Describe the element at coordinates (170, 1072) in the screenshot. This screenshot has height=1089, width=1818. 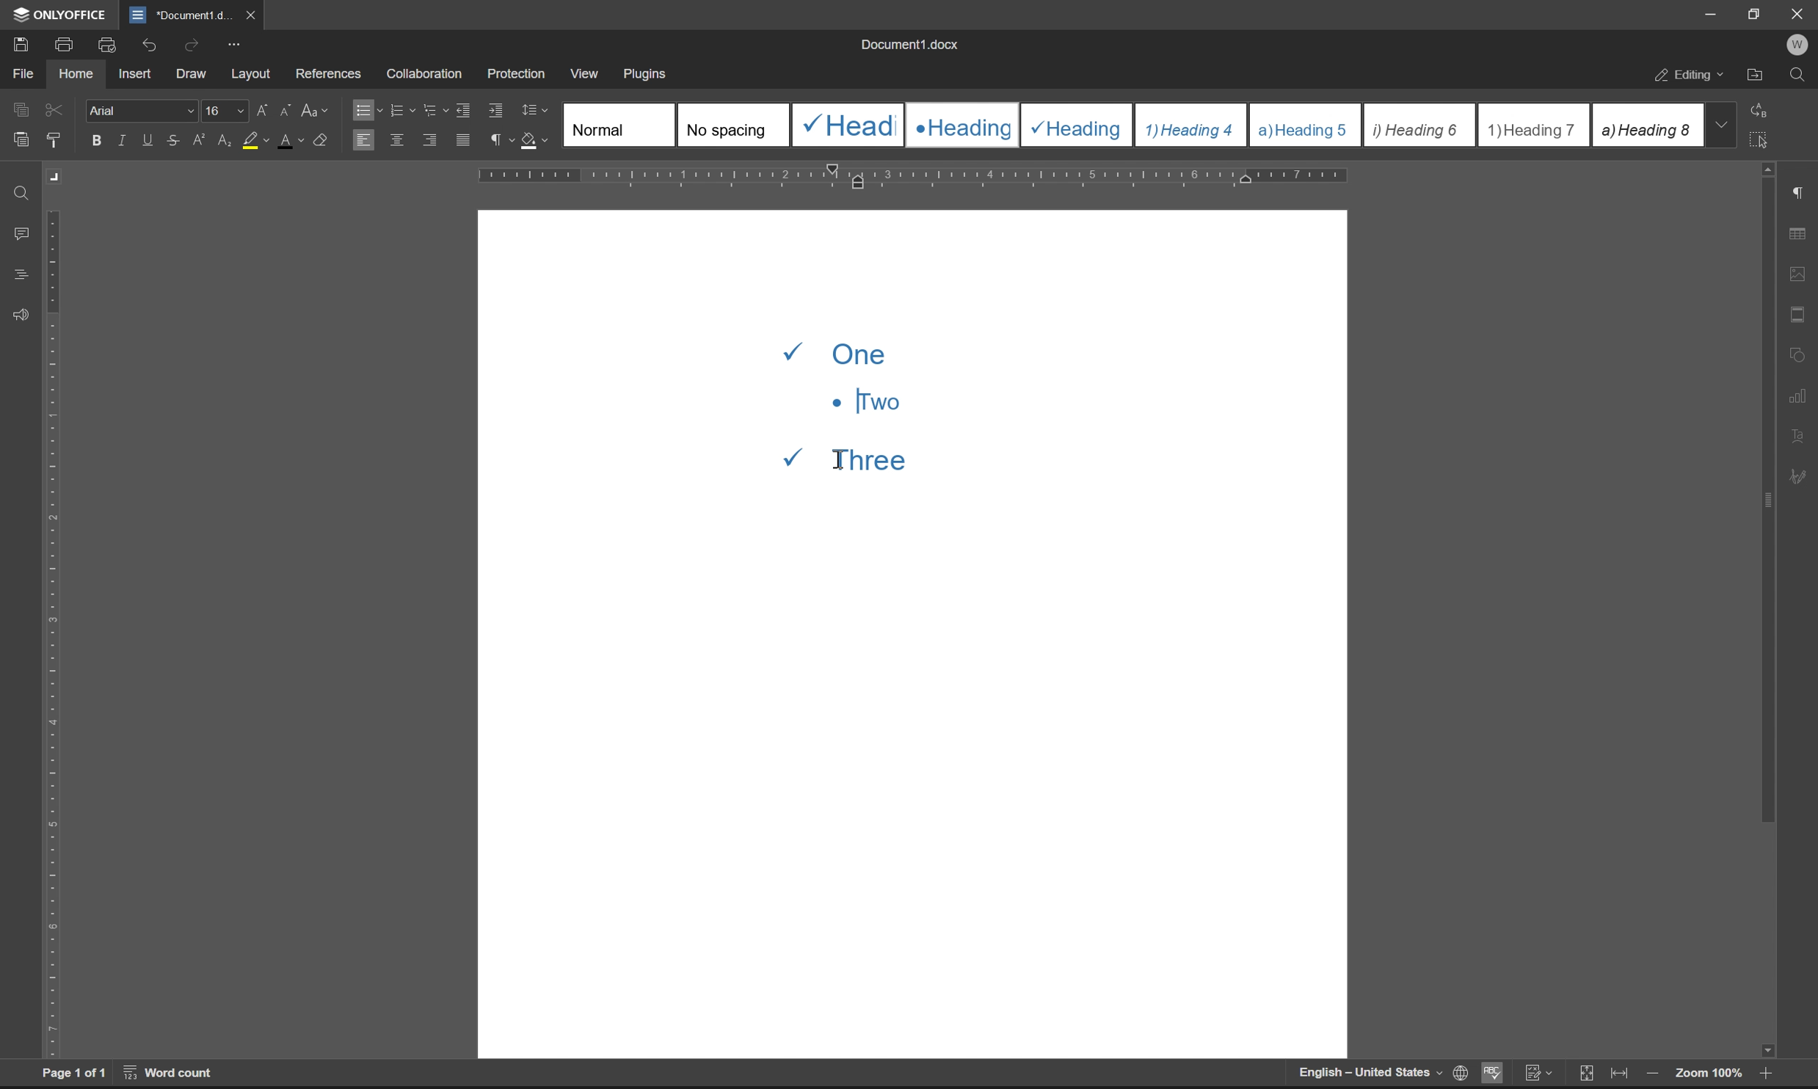
I see `word count` at that location.